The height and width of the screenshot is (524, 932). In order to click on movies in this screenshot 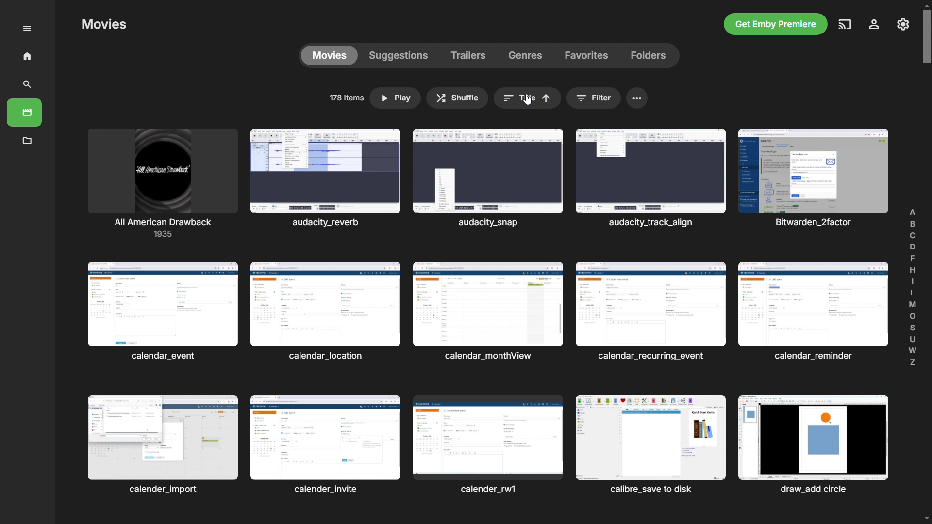, I will do `click(331, 56)`.